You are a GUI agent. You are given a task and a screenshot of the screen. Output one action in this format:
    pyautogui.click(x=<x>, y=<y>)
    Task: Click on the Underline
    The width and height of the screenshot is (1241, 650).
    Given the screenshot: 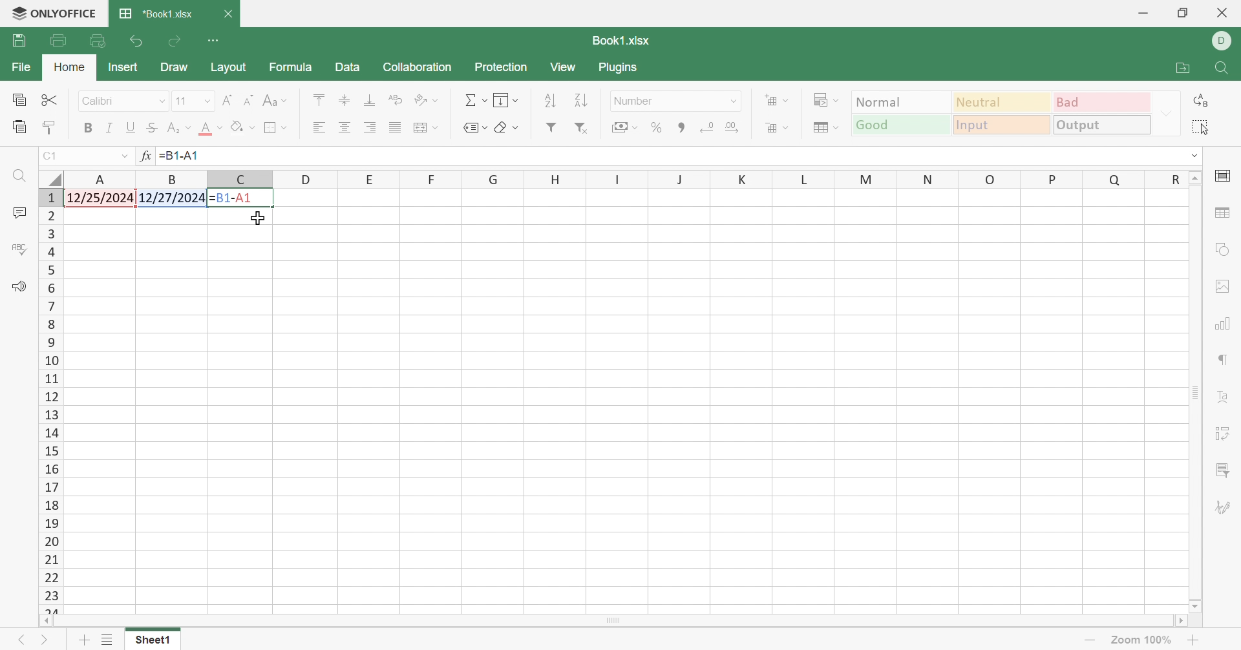 What is the action you would take?
    pyautogui.click(x=131, y=127)
    